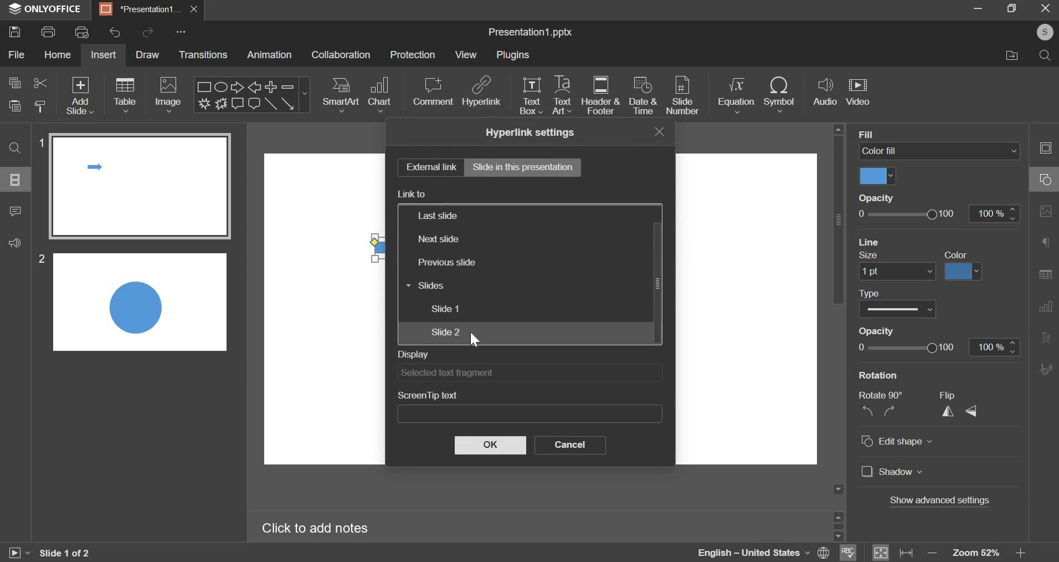 The width and height of the screenshot is (1059, 562). I want to click on slide 2 preview, so click(140, 302).